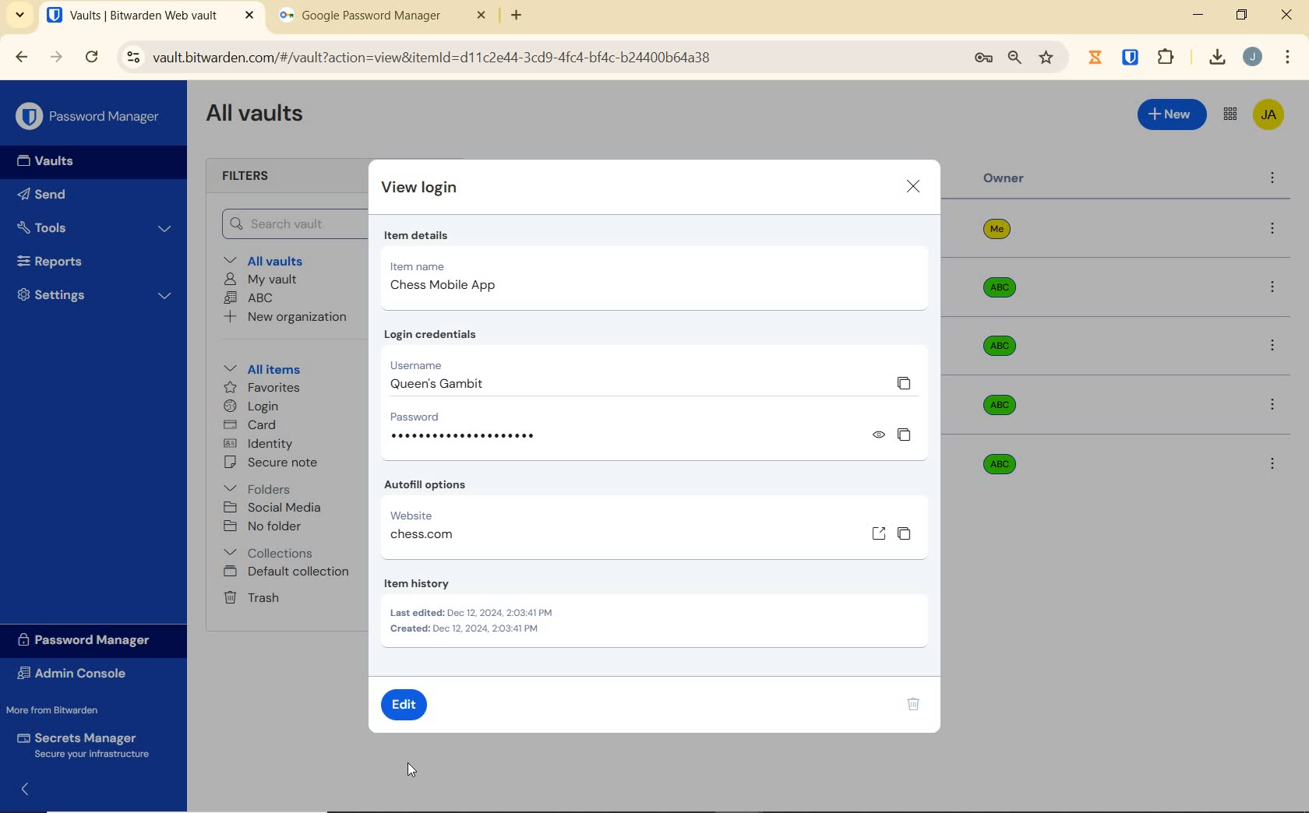 This screenshot has width=1309, height=813. I want to click on edit, so click(407, 706).